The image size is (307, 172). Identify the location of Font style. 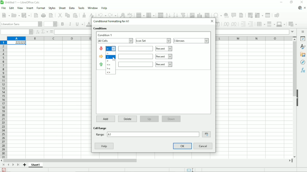
(21, 24).